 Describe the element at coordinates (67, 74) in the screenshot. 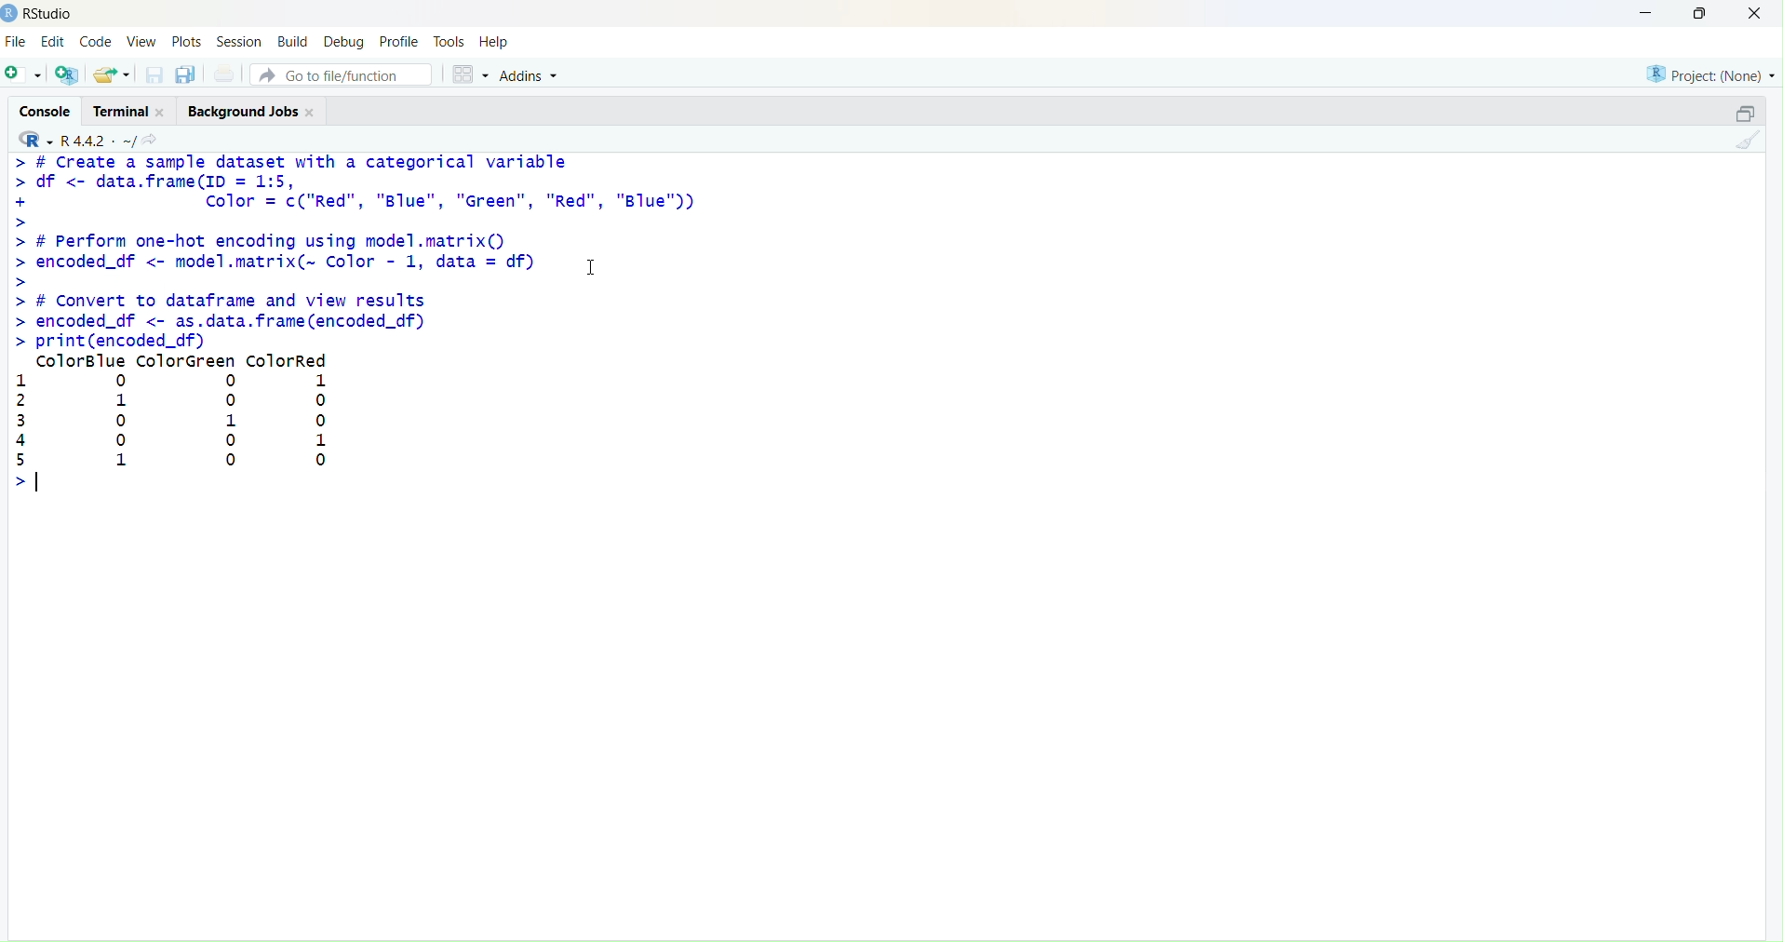

I see `add R file` at that location.